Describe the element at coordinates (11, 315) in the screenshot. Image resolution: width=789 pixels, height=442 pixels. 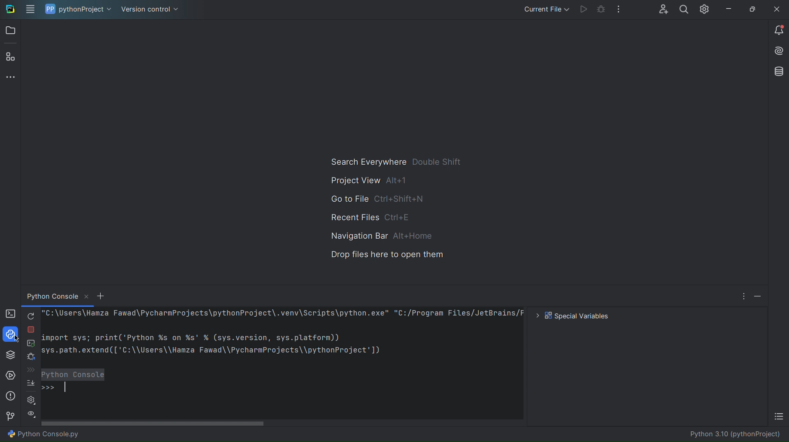
I see `Terminal` at that location.